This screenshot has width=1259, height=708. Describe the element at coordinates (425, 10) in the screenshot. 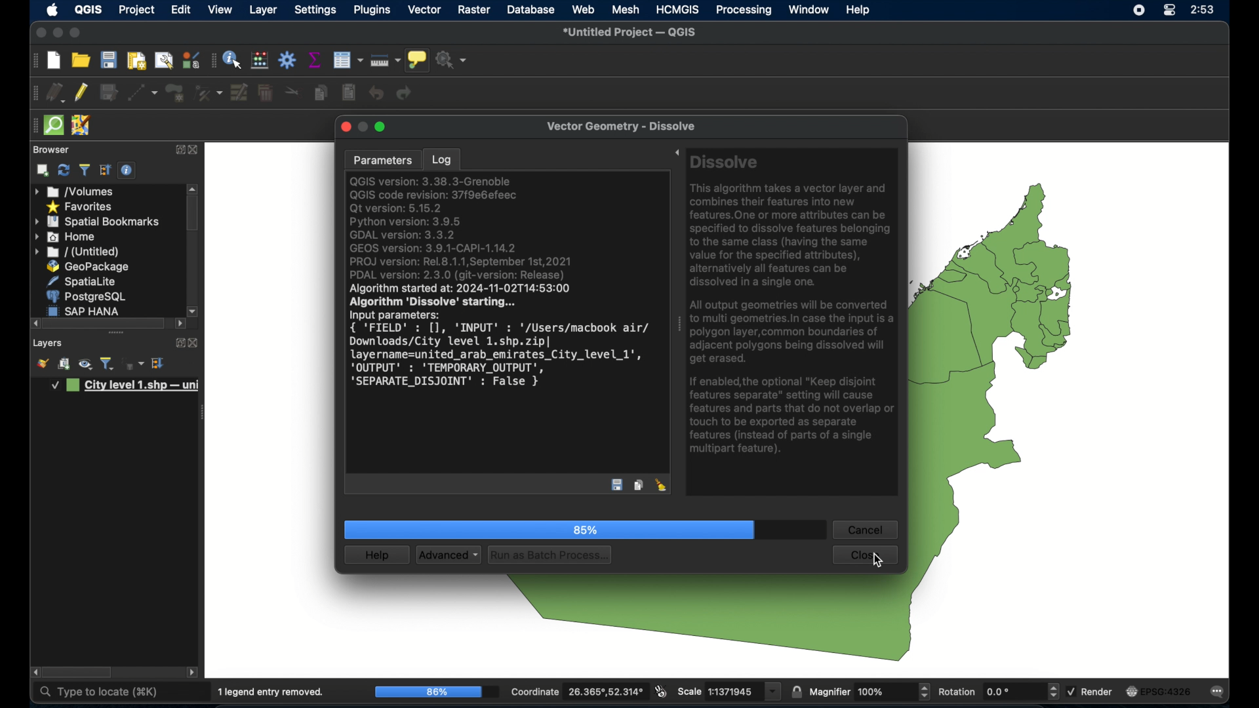

I see `vector selected` at that location.